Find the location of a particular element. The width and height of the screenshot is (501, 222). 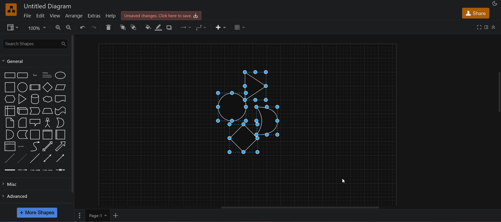

help is located at coordinates (111, 16).